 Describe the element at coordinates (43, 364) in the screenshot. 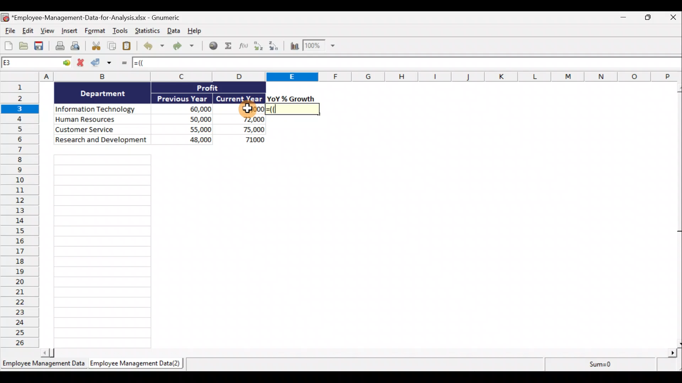

I see `Sheet 1` at that location.